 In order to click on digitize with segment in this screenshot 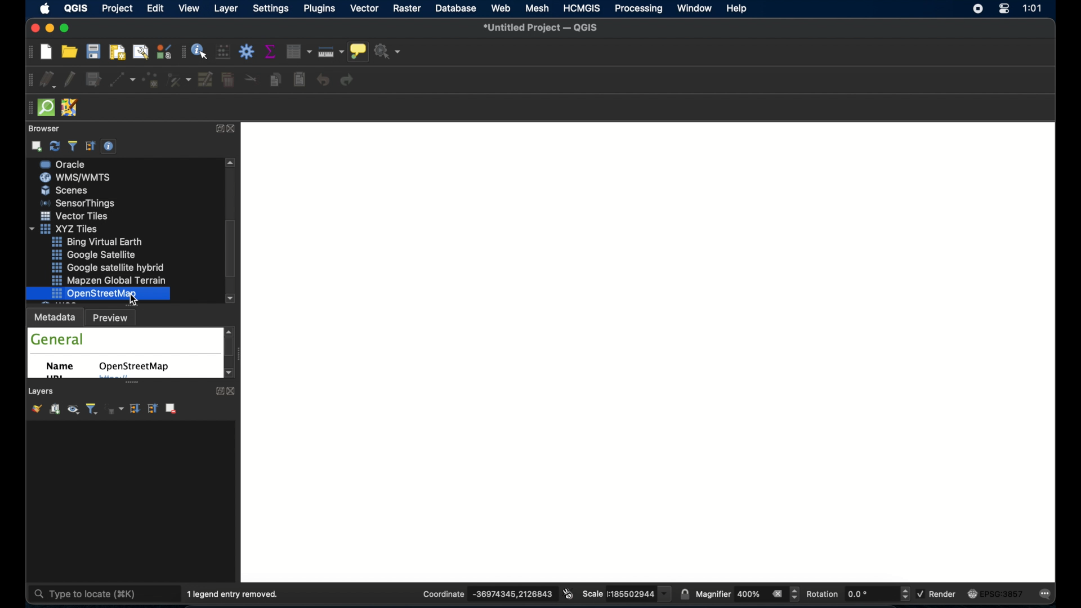, I will do `click(122, 82)`.